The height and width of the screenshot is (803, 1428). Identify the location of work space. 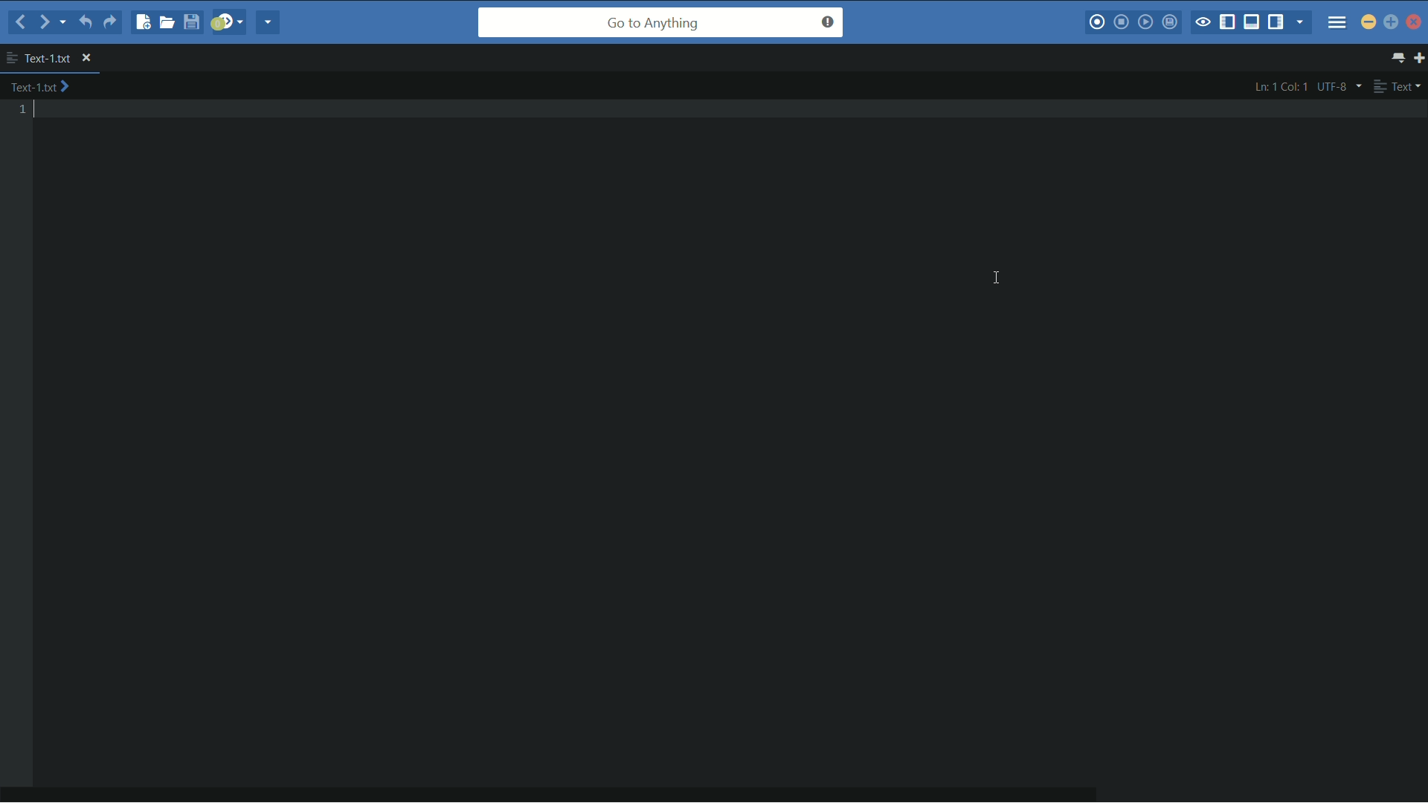
(721, 433).